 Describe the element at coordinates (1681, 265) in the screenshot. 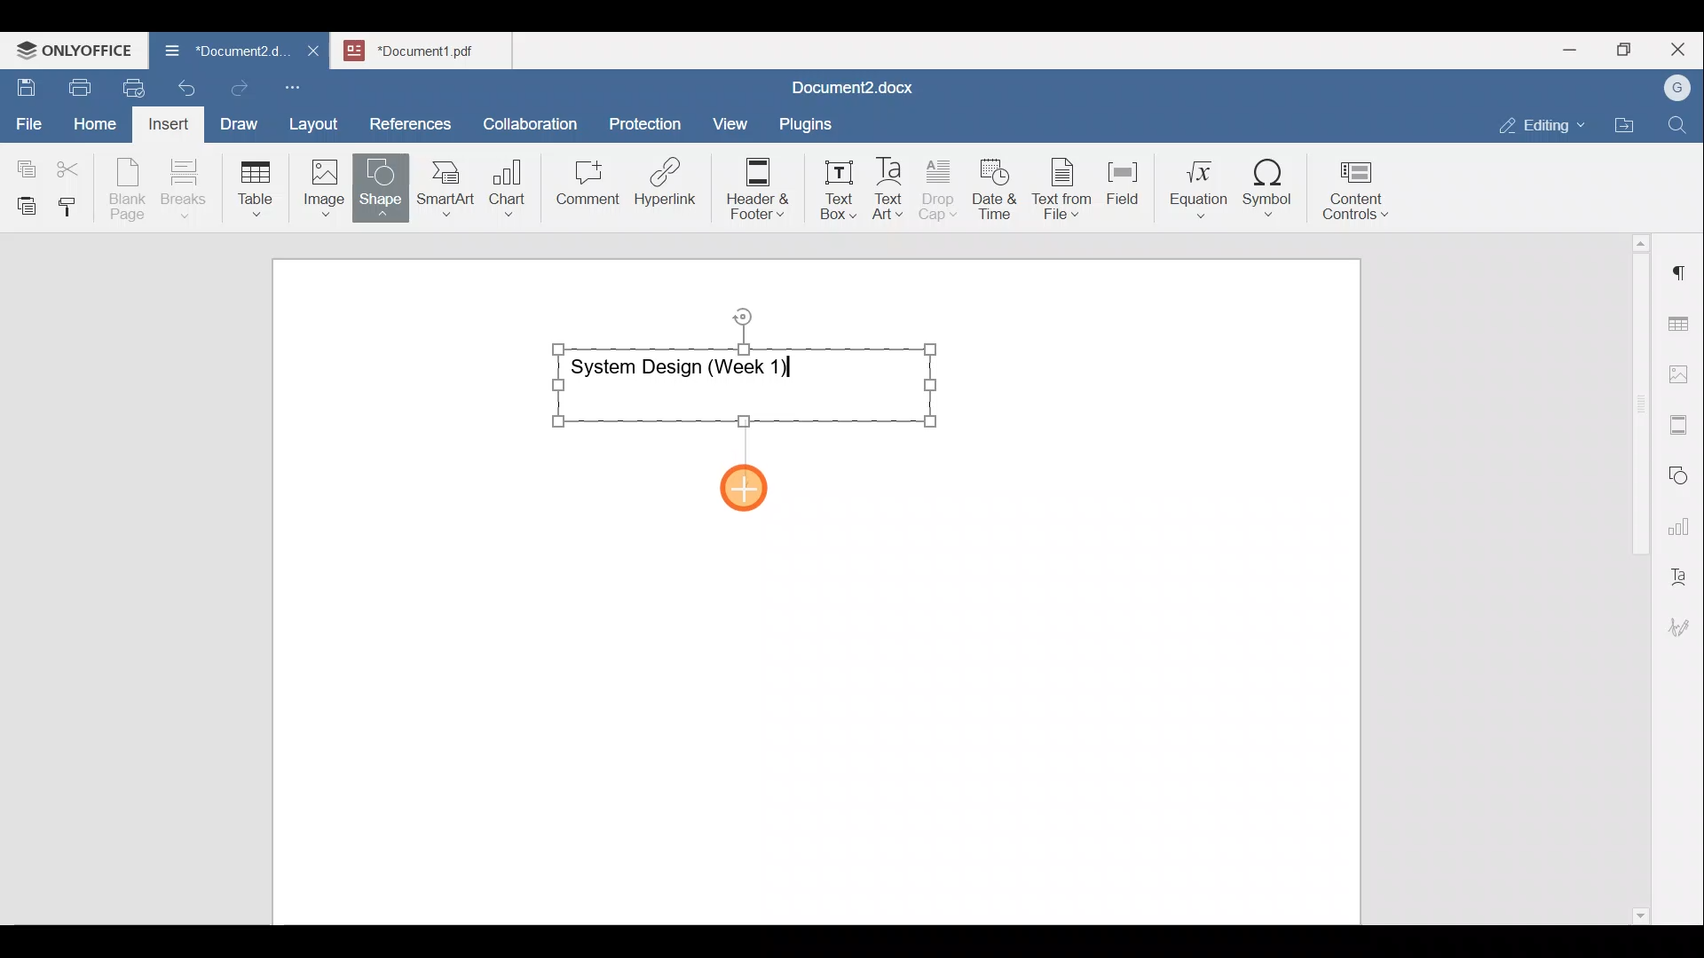

I see `Paragraph settings` at that location.